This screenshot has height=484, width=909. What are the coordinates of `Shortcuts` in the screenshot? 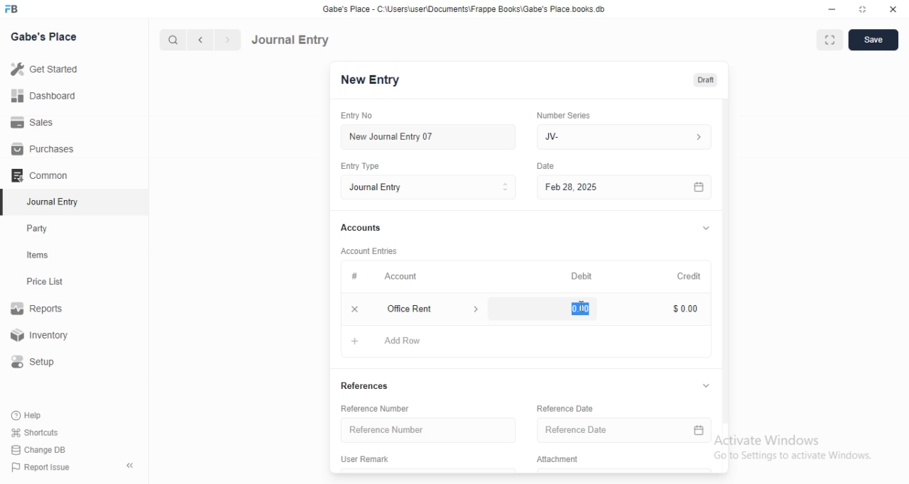 It's located at (35, 431).